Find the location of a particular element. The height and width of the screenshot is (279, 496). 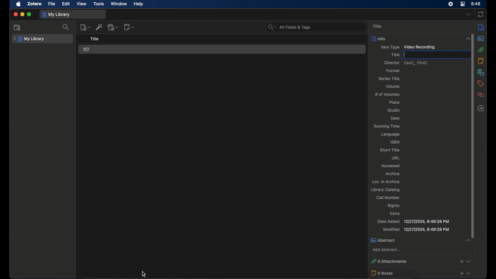

accessed is located at coordinates (391, 166).